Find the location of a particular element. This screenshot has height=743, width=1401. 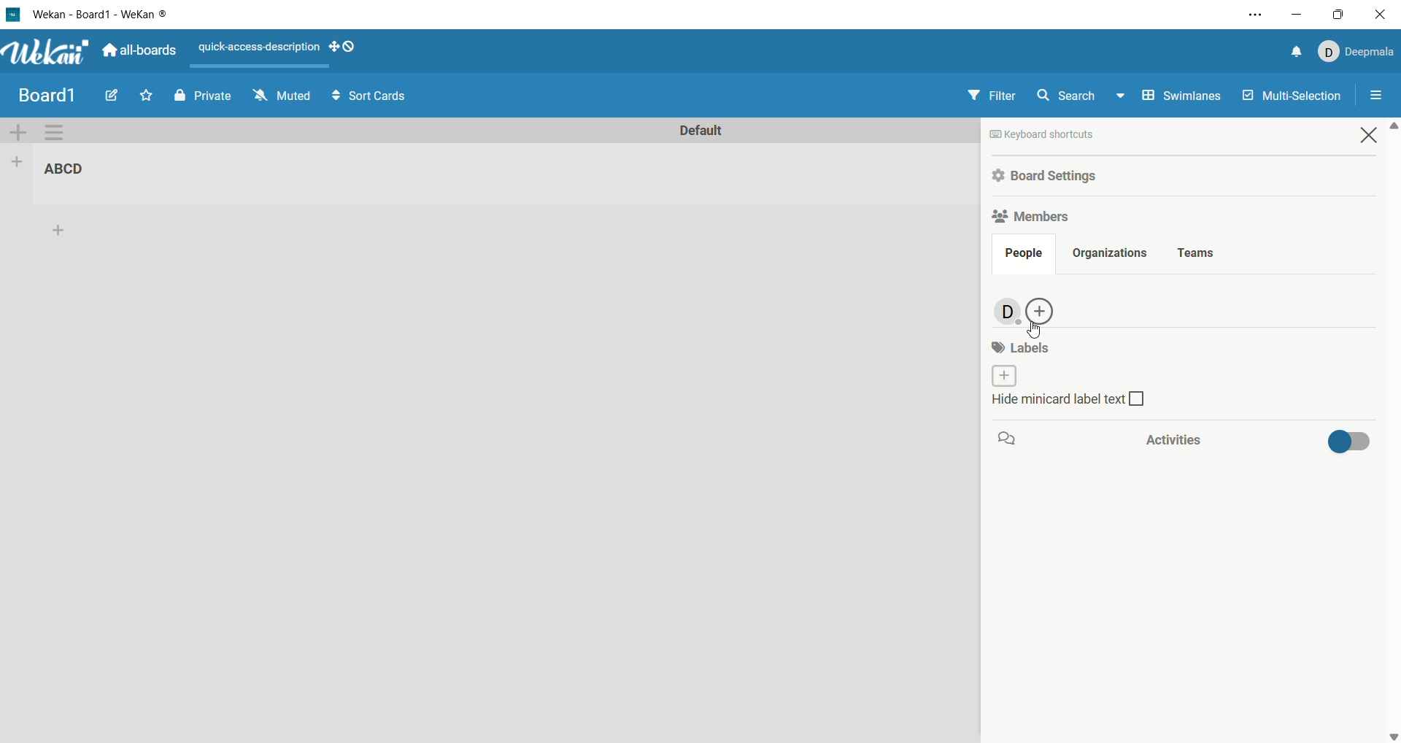

swimlanes is located at coordinates (1183, 97).